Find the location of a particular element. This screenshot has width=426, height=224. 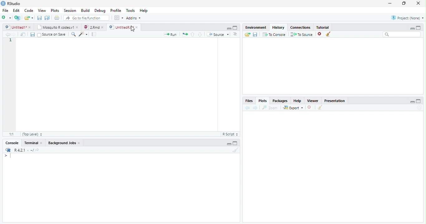

Save workspace as  is located at coordinates (256, 35).